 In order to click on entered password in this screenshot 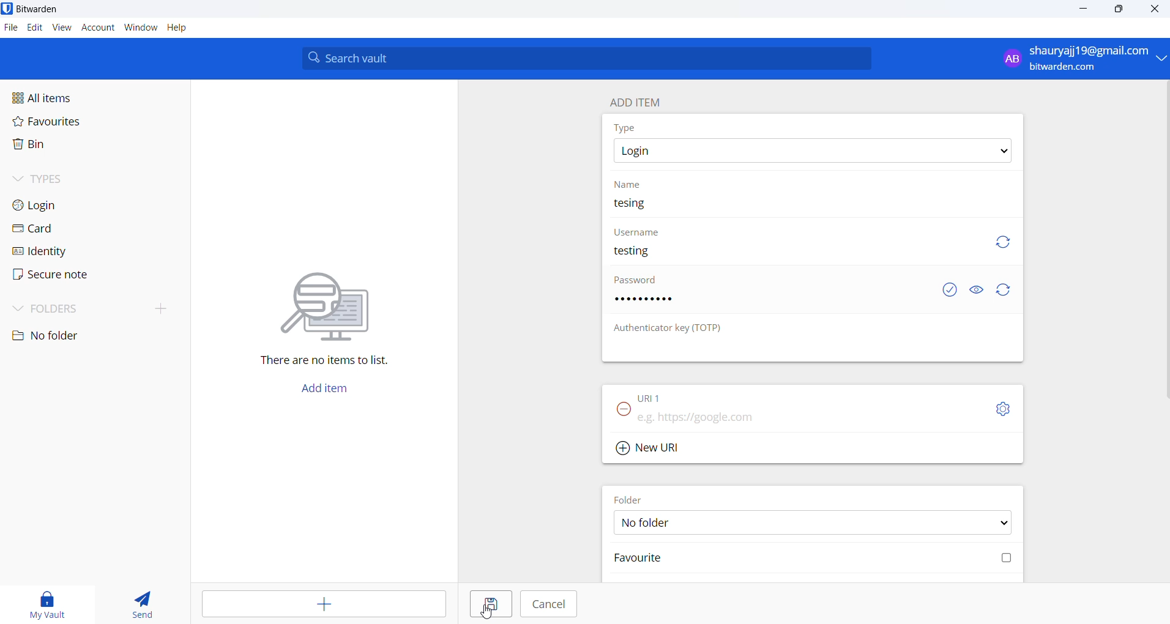, I will do `click(652, 303)`.